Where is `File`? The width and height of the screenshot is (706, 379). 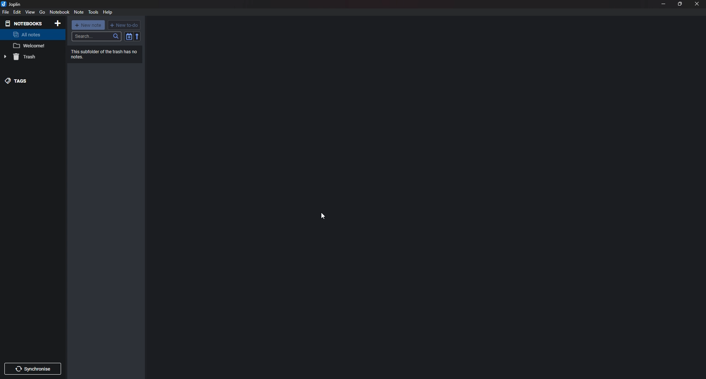 File is located at coordinates (6, 12).